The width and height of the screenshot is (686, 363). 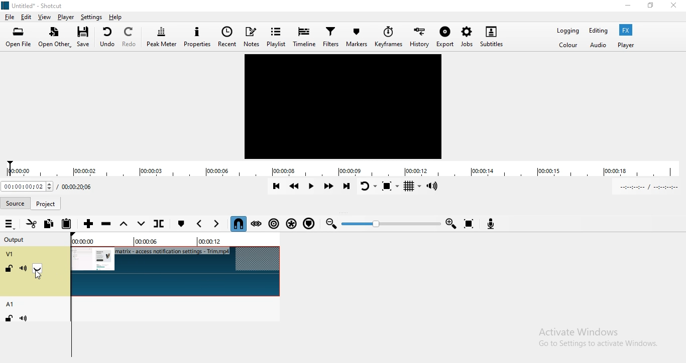 I want to click on Edit, so click(x=27, y=17).